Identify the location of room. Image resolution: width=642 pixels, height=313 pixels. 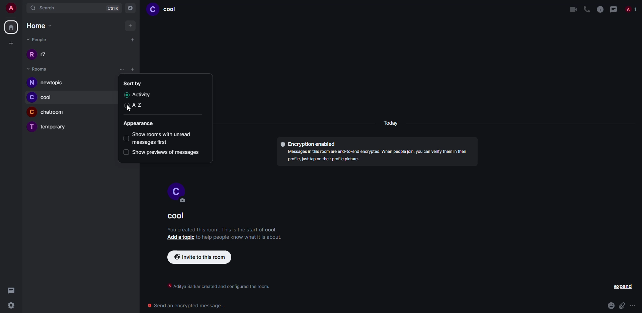
(173, 217).